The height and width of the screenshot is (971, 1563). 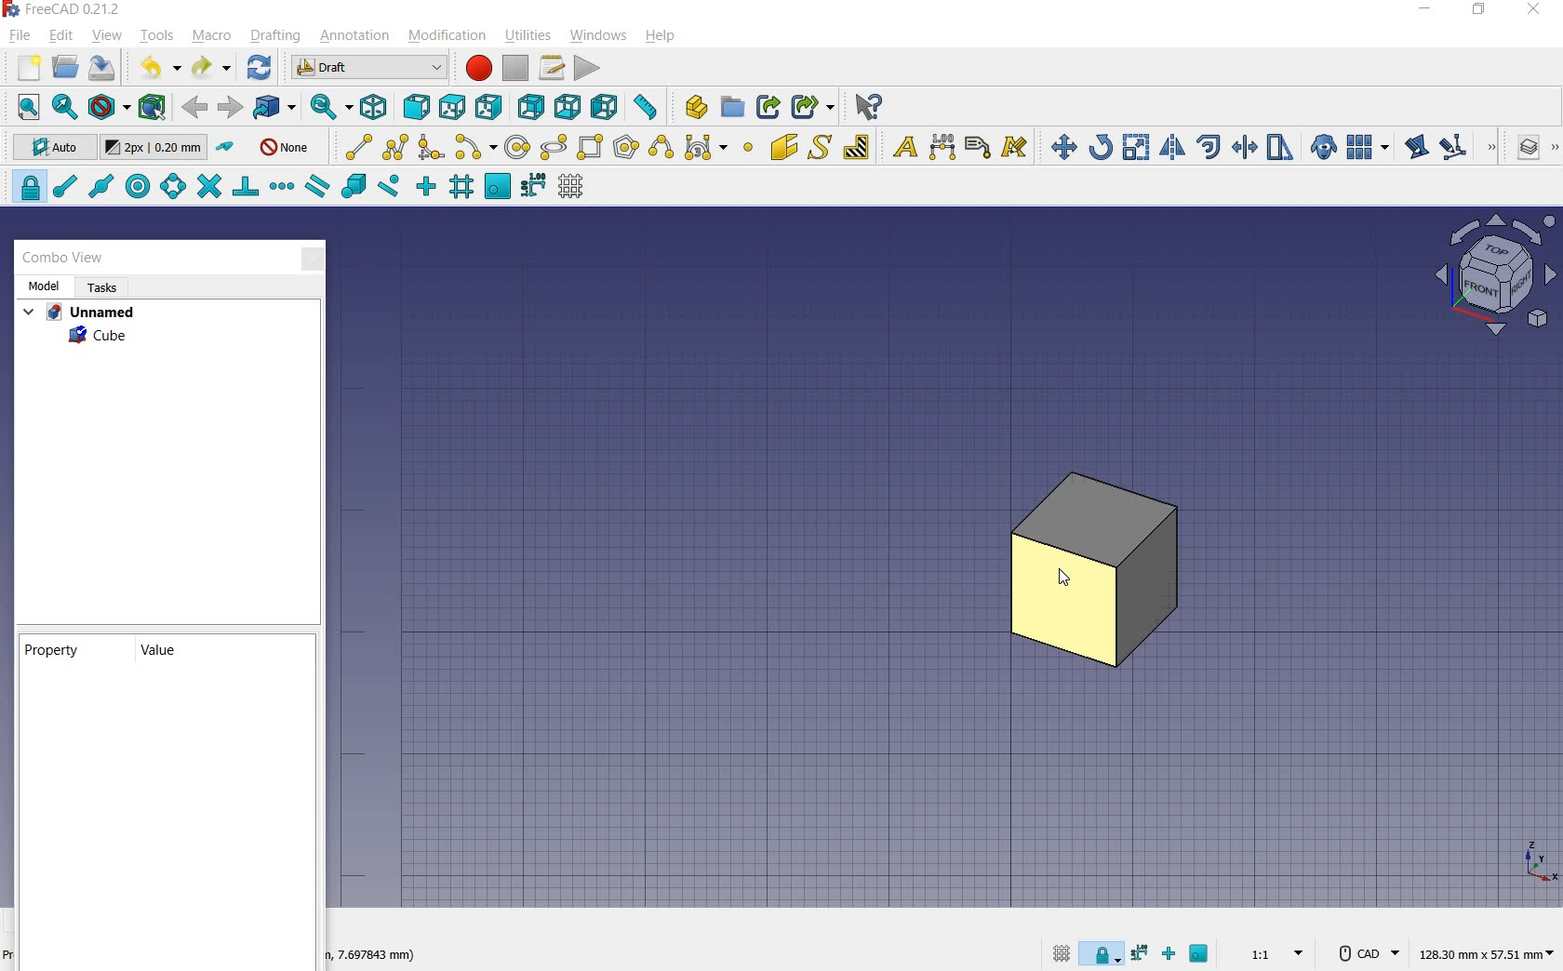 I want to click on switch between workbenches, so click(x=368, y=68).